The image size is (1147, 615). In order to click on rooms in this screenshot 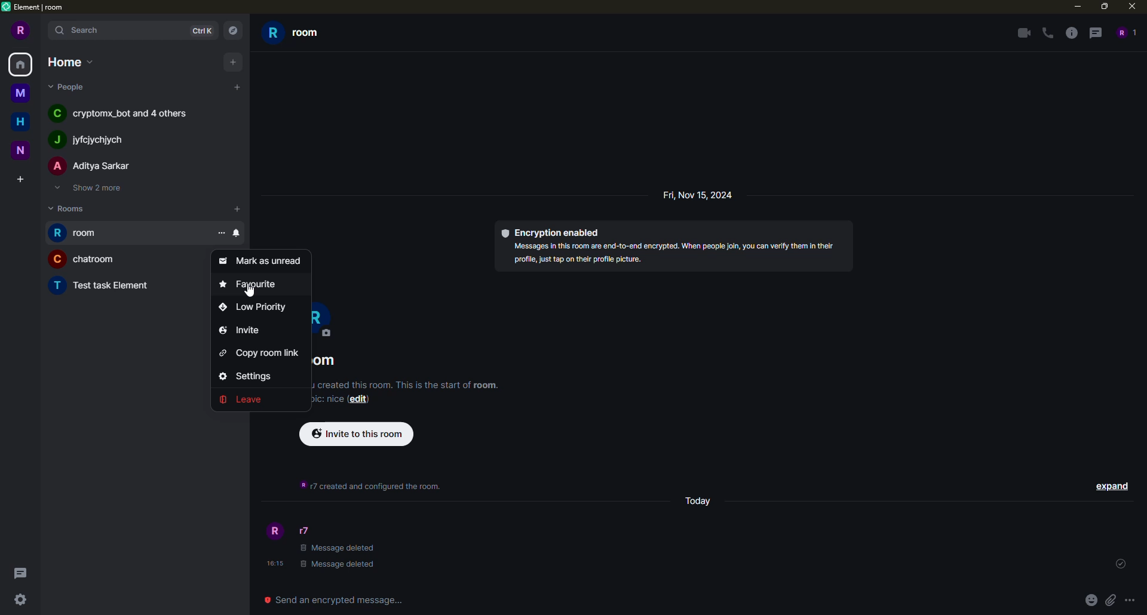, I will do `click(70, 208)`.